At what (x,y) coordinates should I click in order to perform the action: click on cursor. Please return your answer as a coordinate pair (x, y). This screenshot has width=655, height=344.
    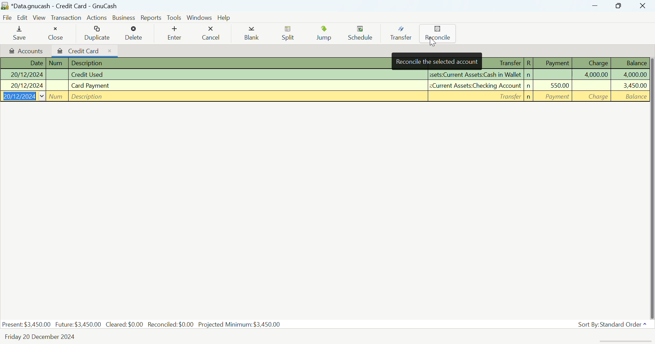
    Looking at the image, I should click on (433, 44).